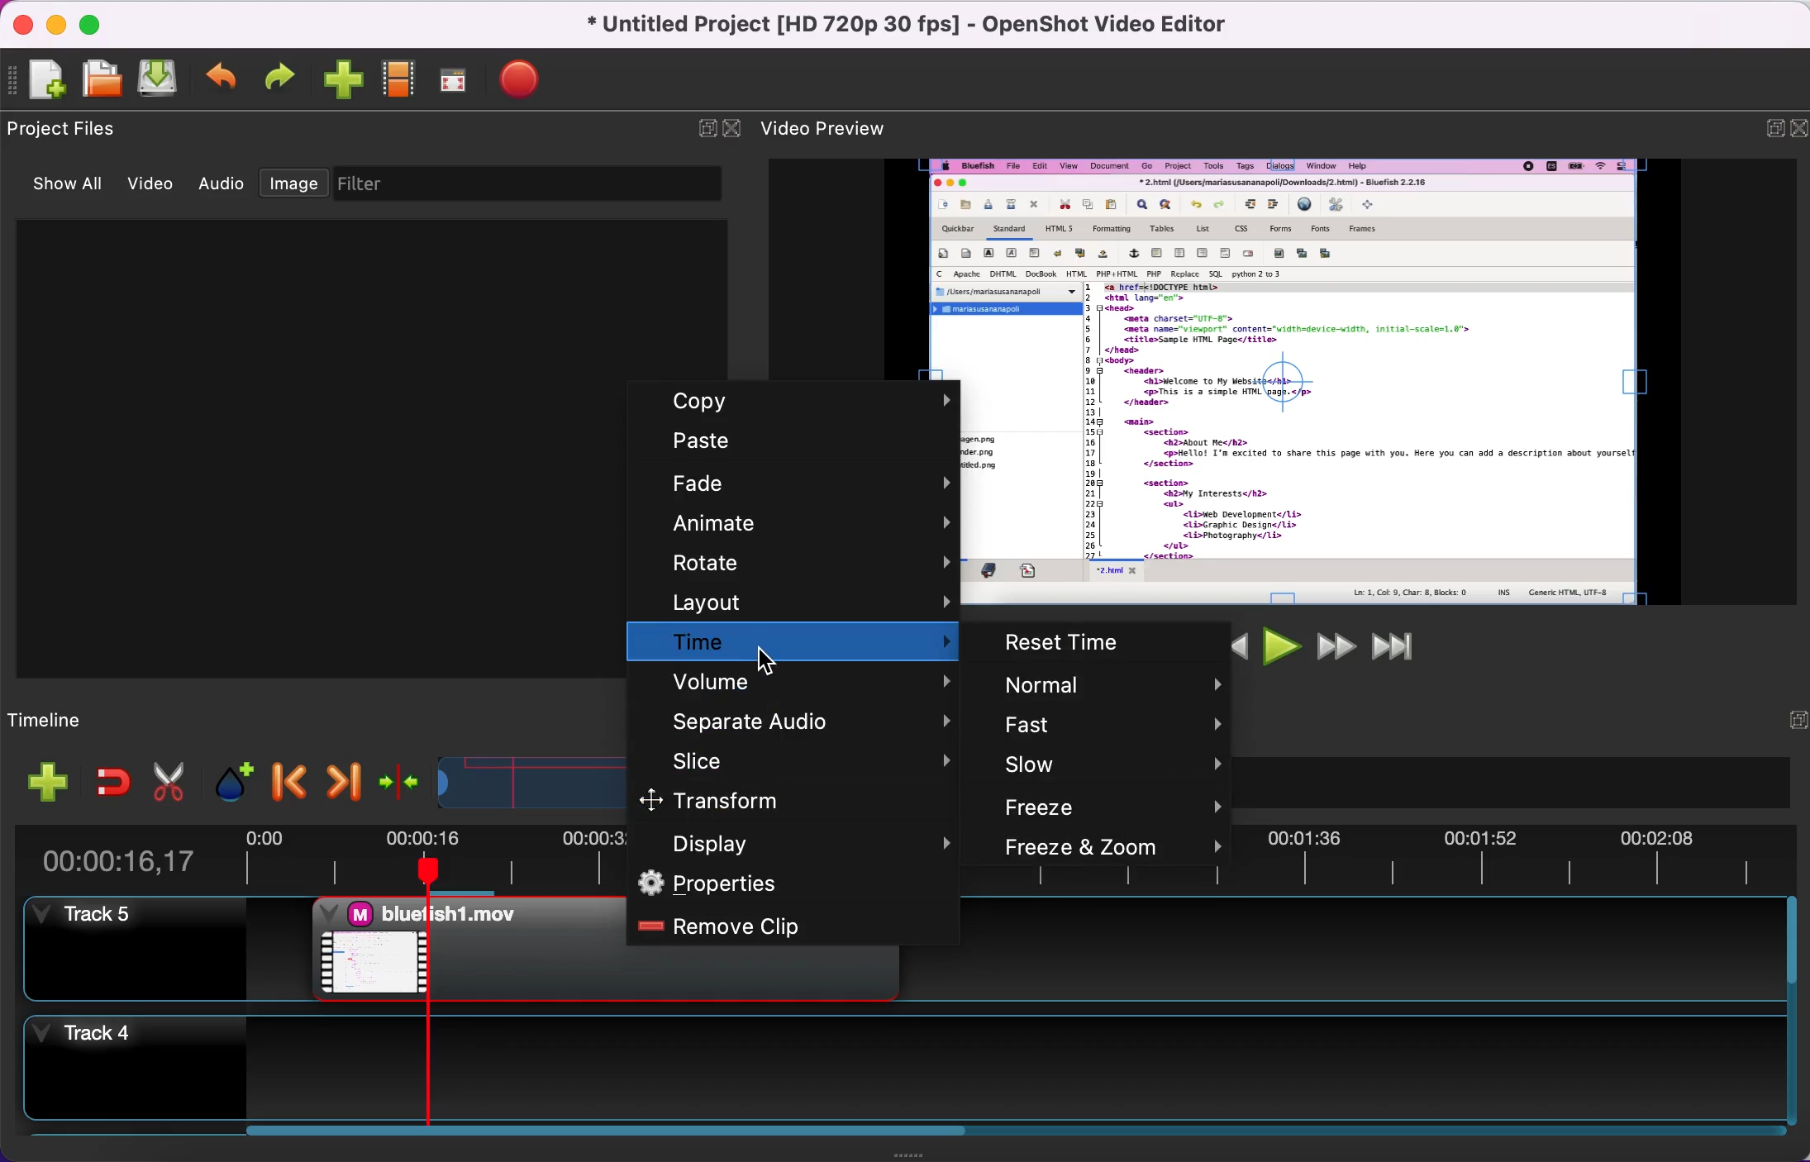  Describe the element at coordinates (138, 854) in the screenshot. I see `time duration` at that location.